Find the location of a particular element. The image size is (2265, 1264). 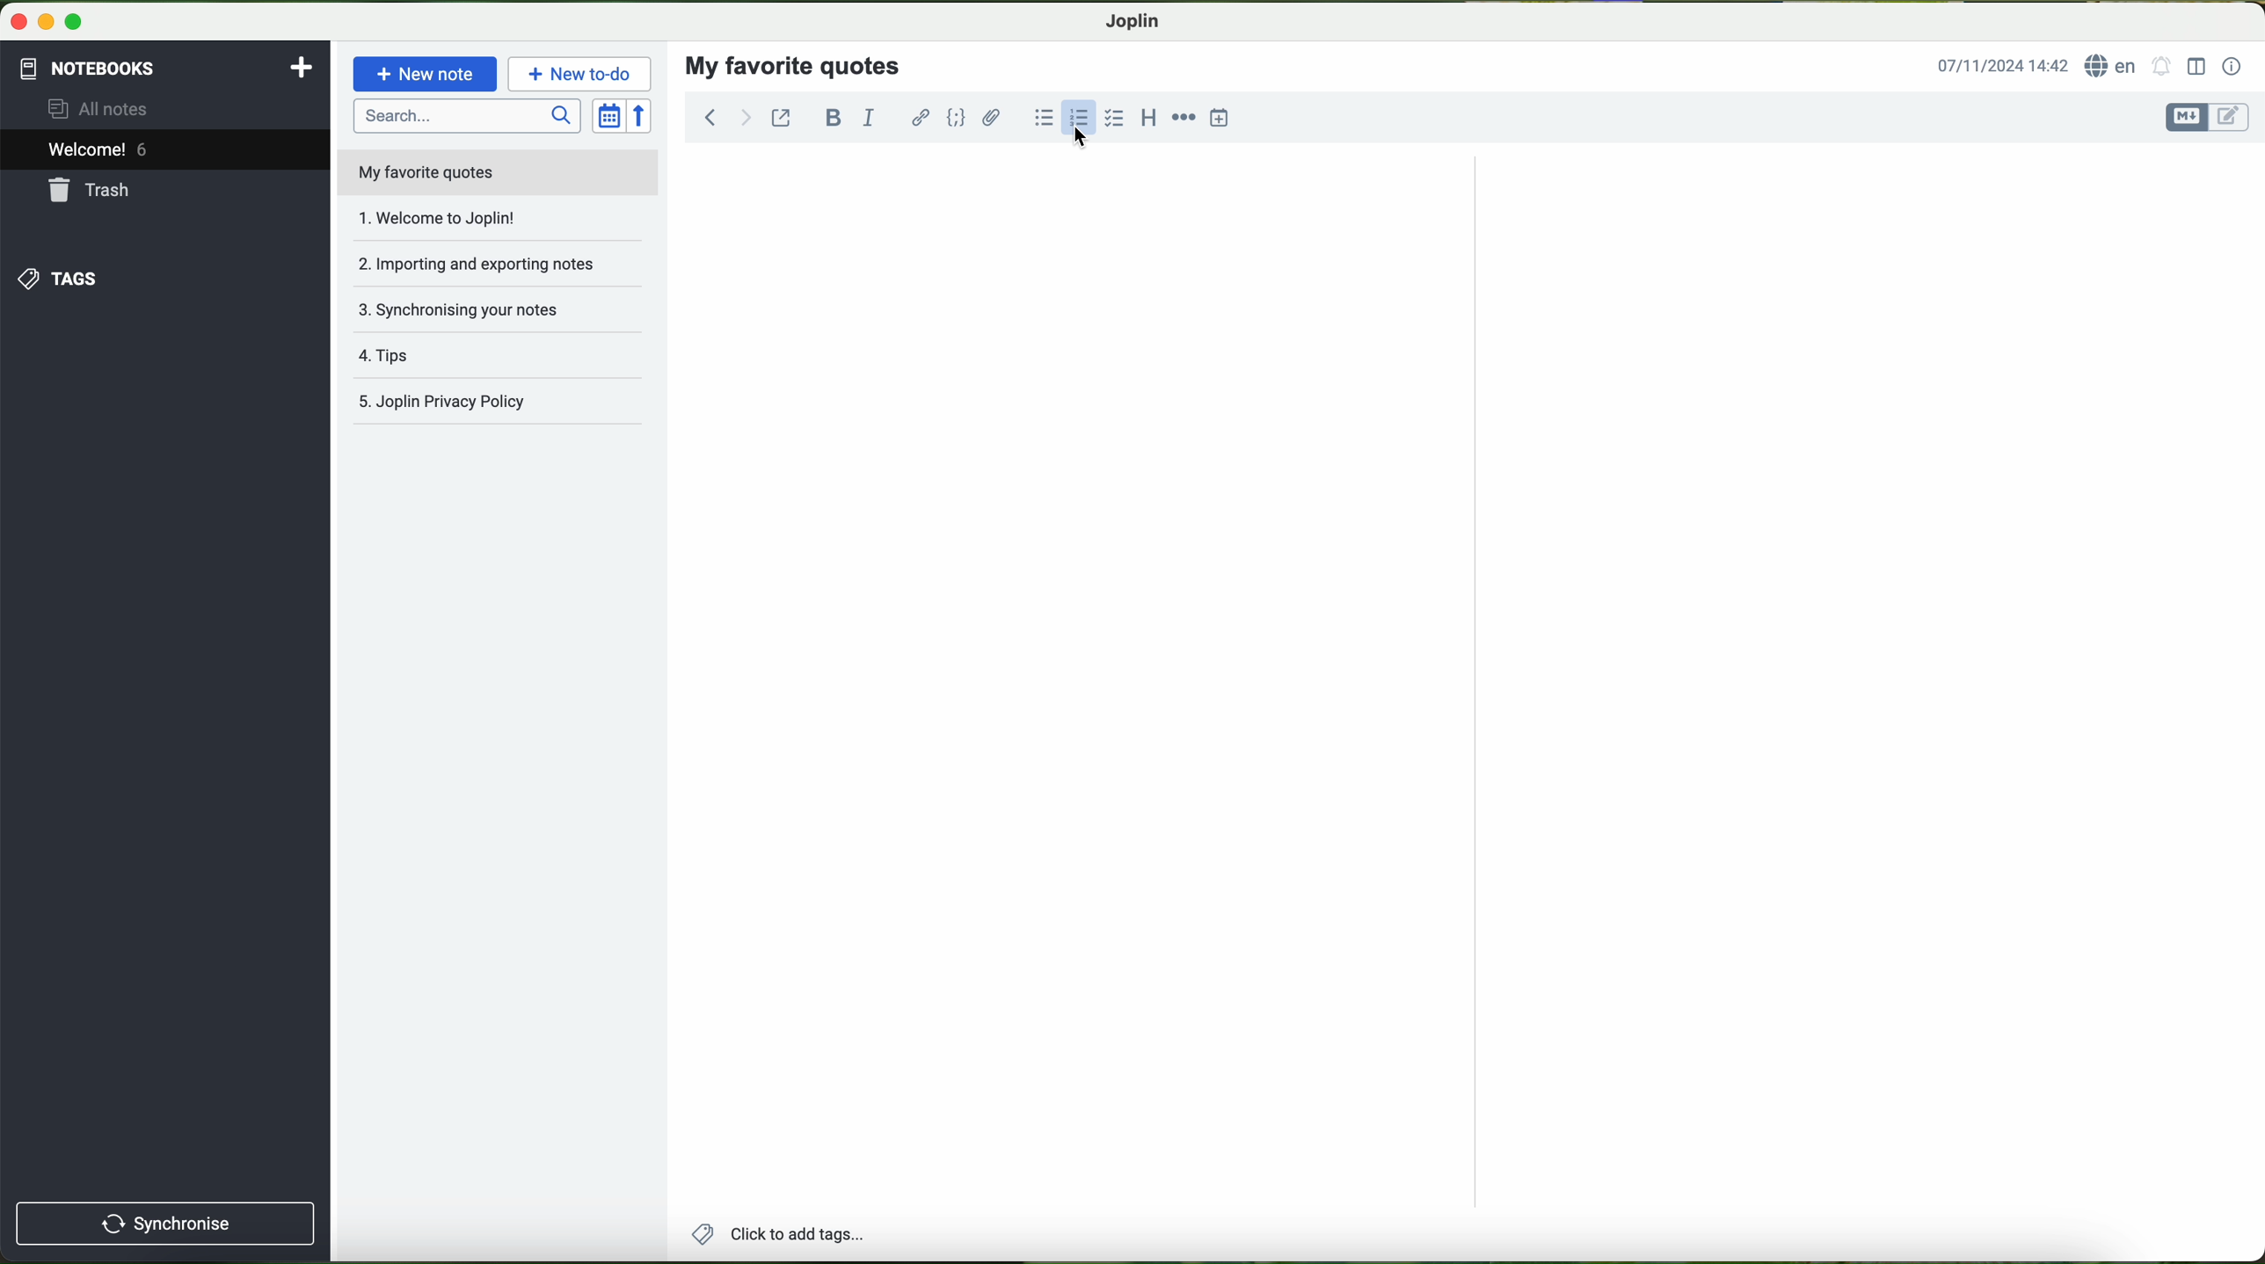

tags is located at coordinates (494, 355).